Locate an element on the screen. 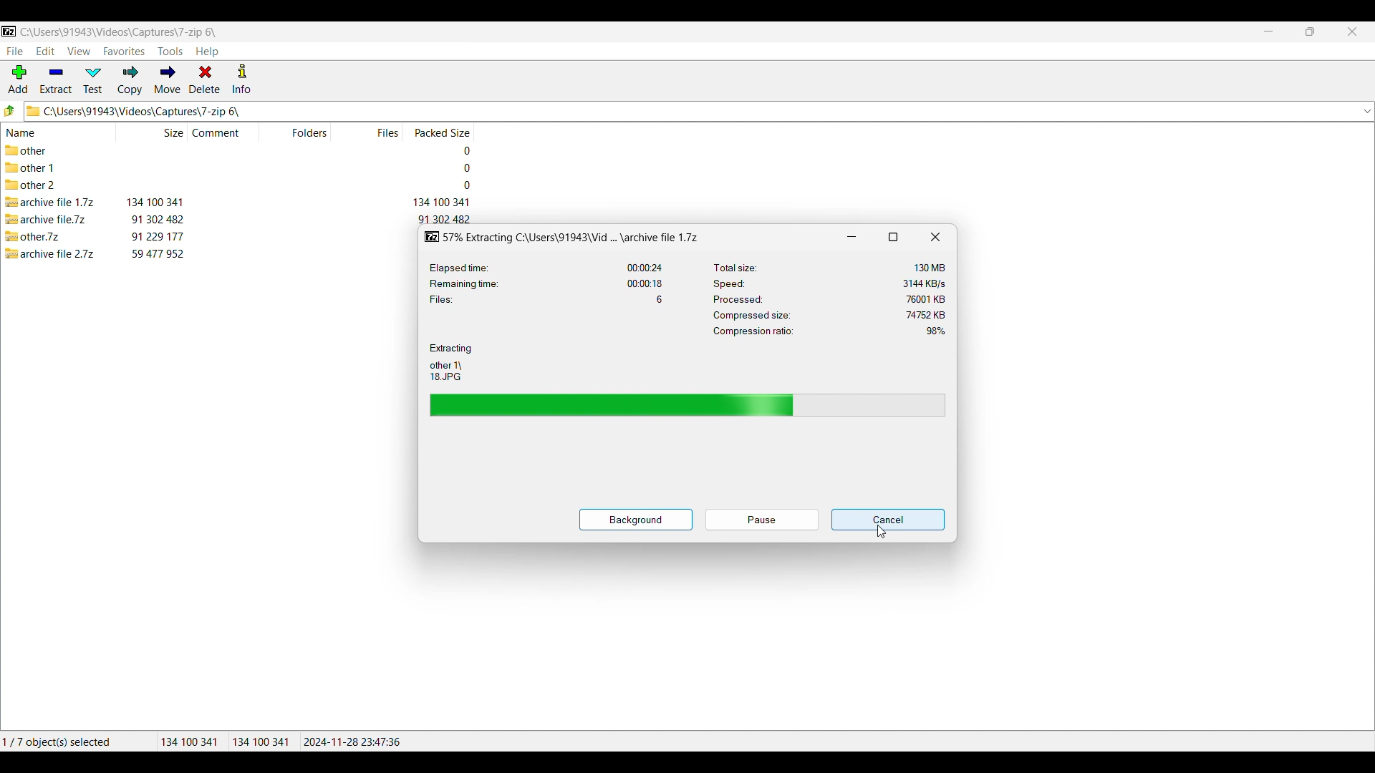 Image resolution: width=1375 pixels, height=773 pixels. other.7z  is located at coordinates (33, 236).